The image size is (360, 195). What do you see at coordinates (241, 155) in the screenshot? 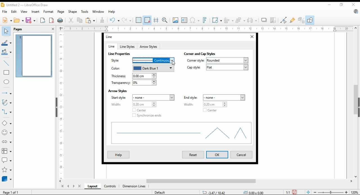
I see `cancel` at bounding box center [241, 155].